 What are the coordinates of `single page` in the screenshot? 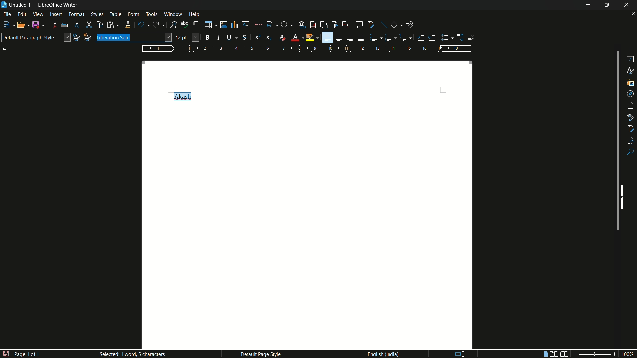 It's located at (544, 355).